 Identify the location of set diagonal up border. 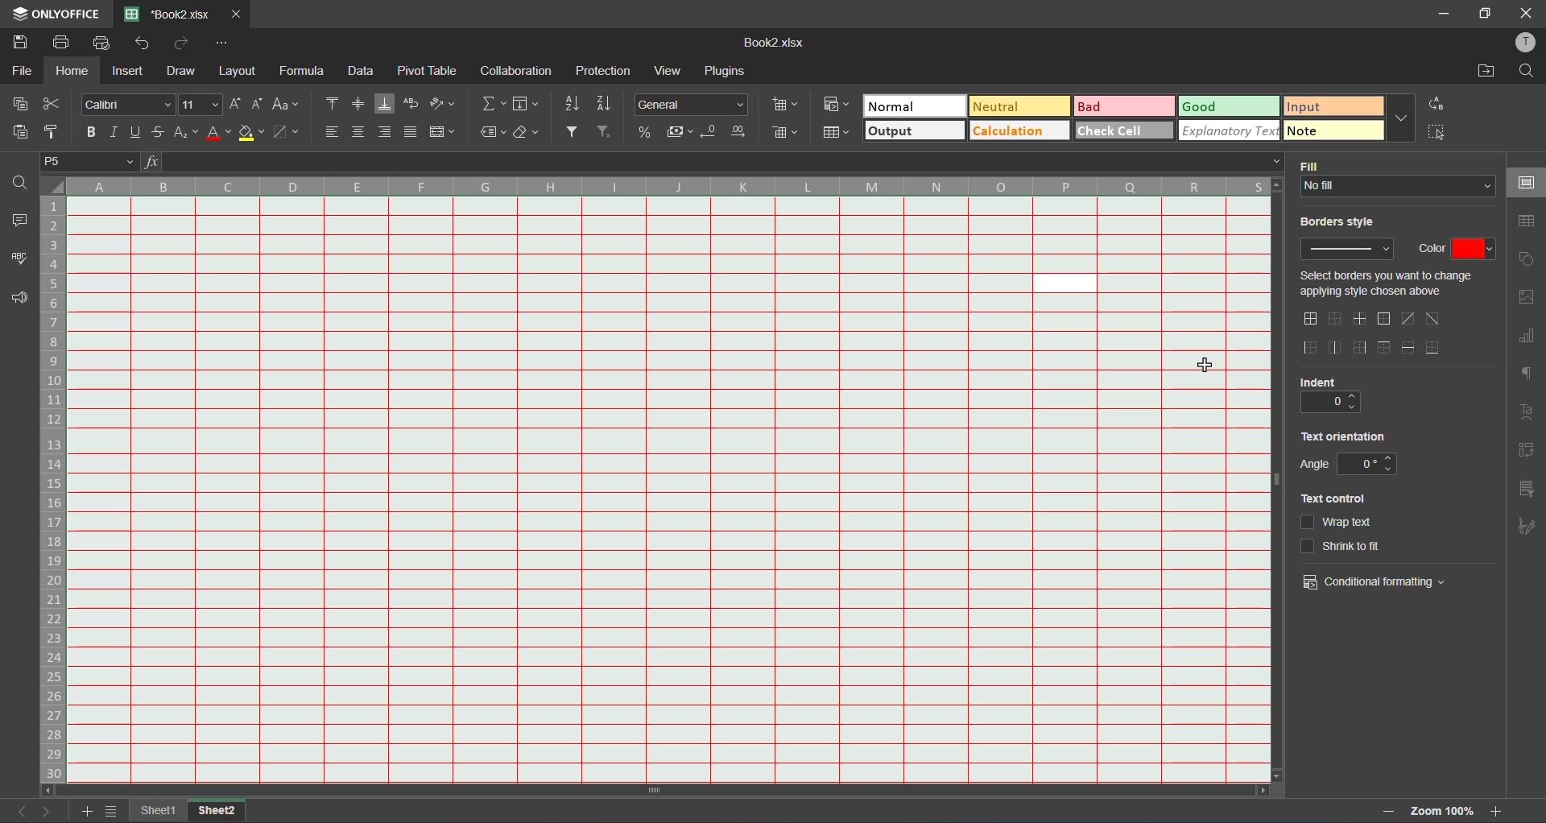
(1408, 320).